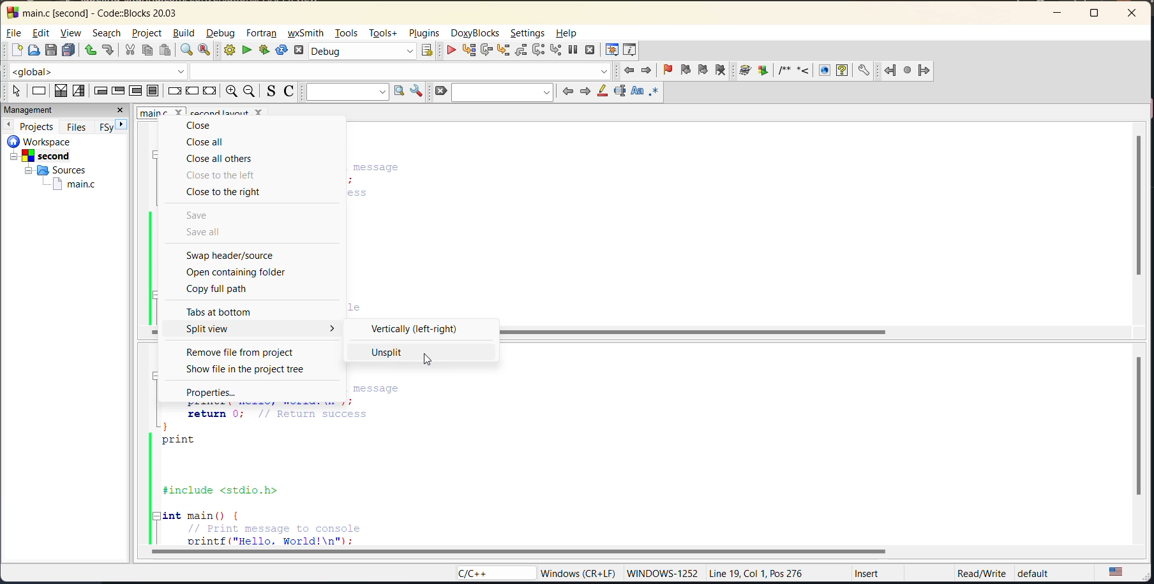 This screenshot has width=1154, height=584. Describe the element at coordinates (135, 91) in the screenshot. I see `counting loop` at that location.